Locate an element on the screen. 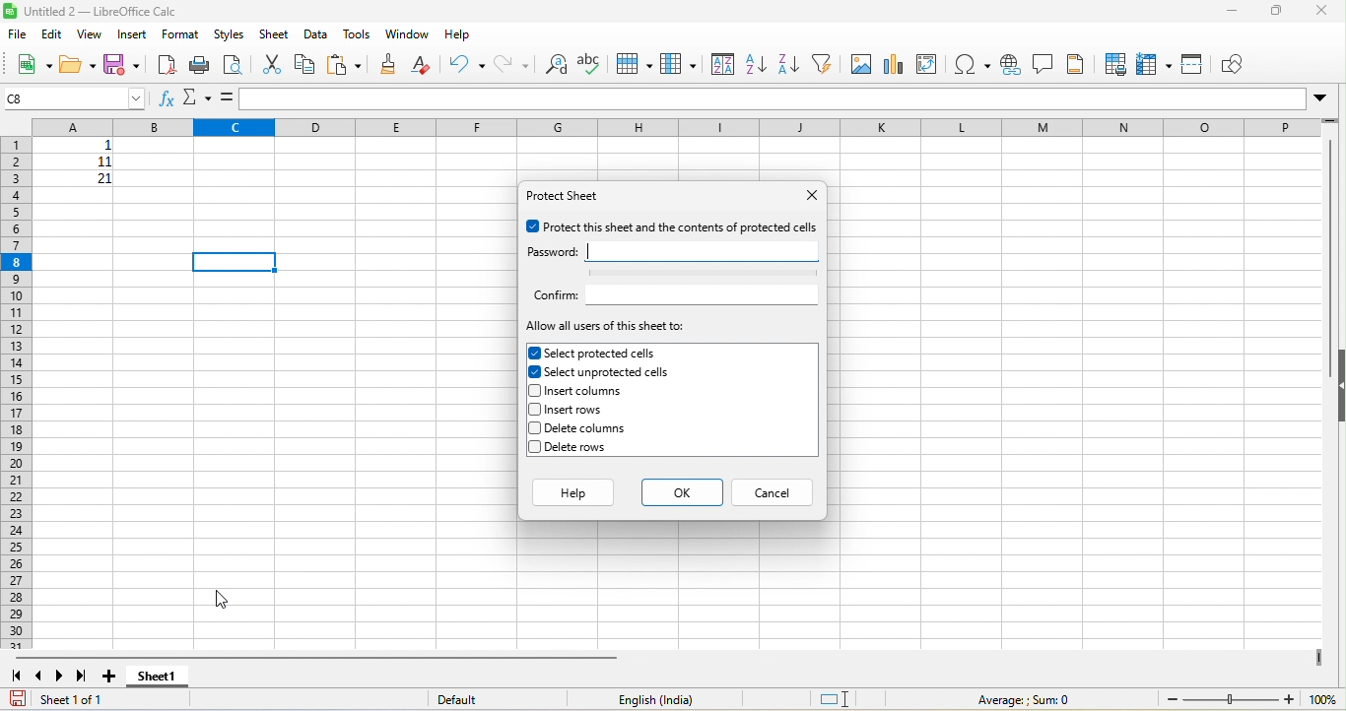 Image resolution: width=1346 pixels, height=711 pixels. close is located at coordinates (803, 196).